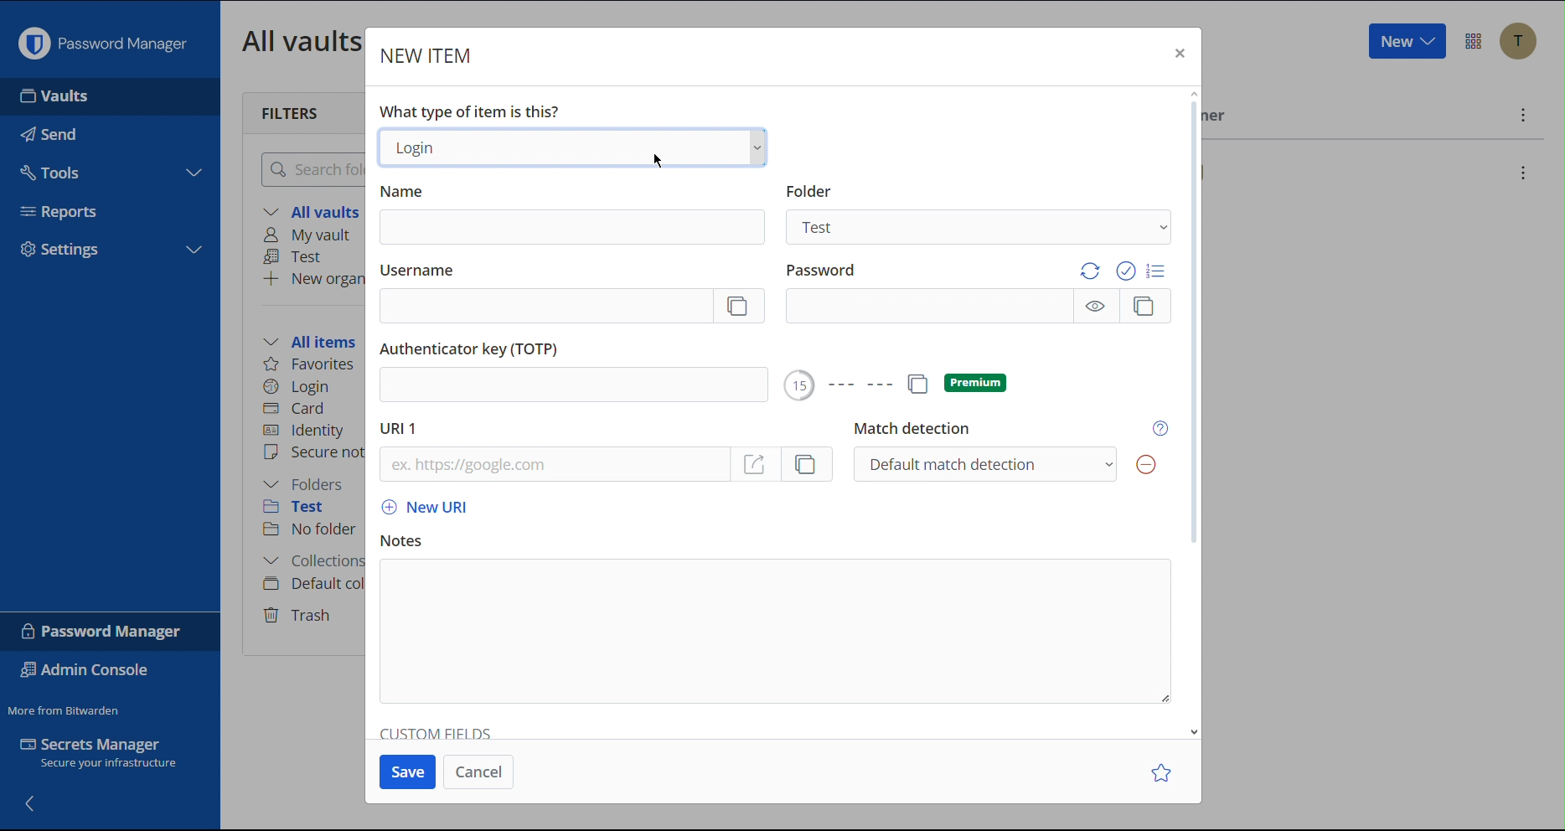 The image size is (1565, 831). What do you see at coordinates (410, 771) in the screenshot?
I see `Save` at bounding box center [410, 771].